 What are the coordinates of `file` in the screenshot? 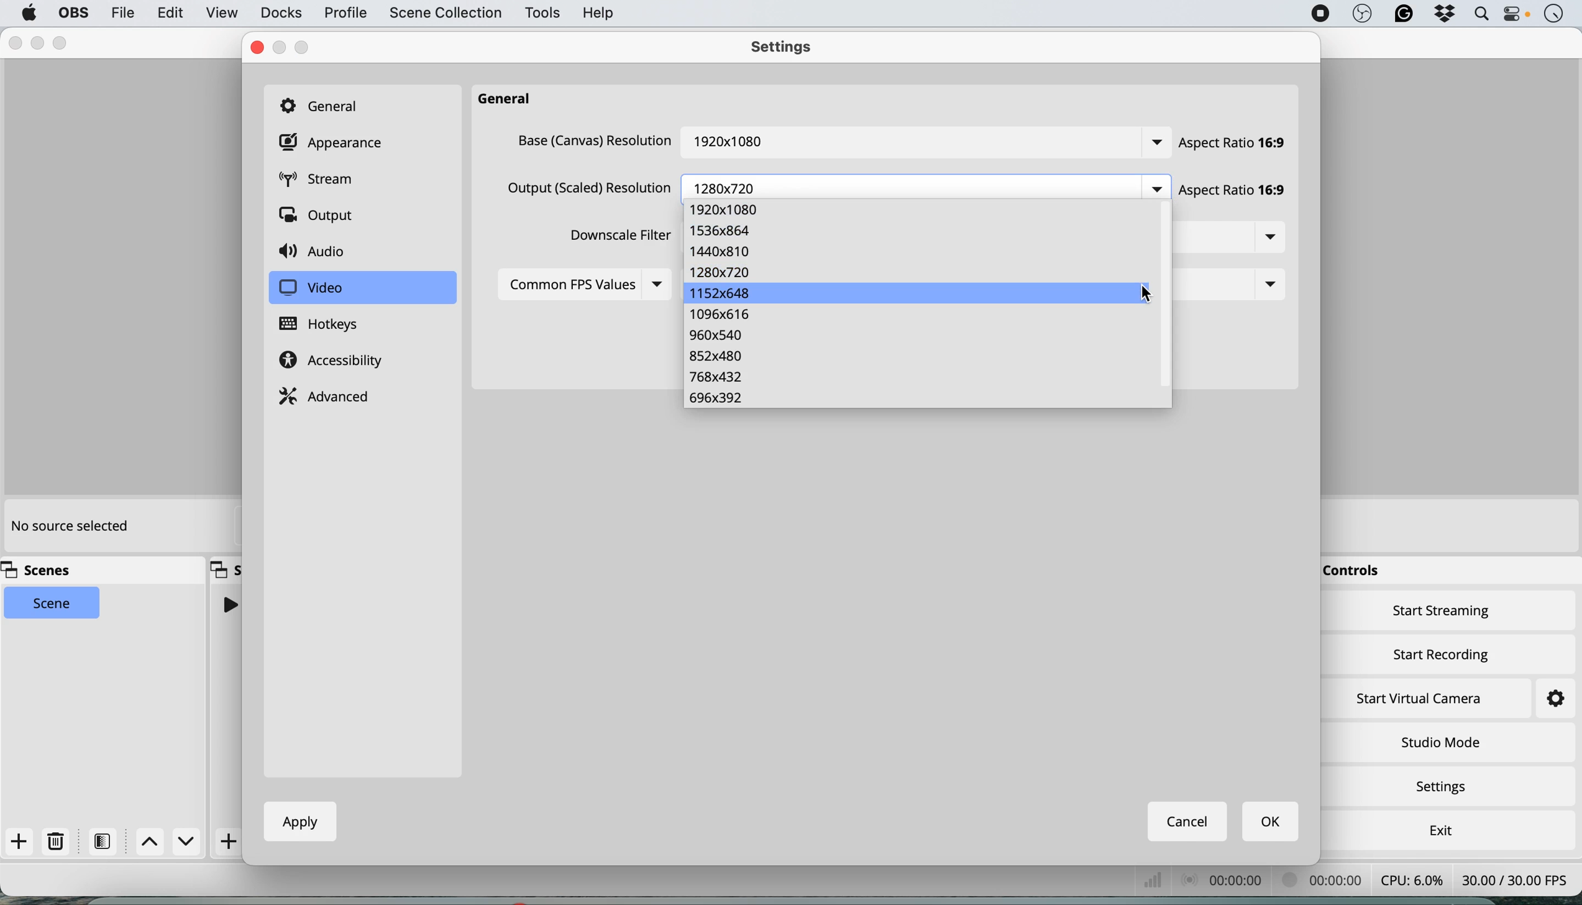 It's located at (122, 12).